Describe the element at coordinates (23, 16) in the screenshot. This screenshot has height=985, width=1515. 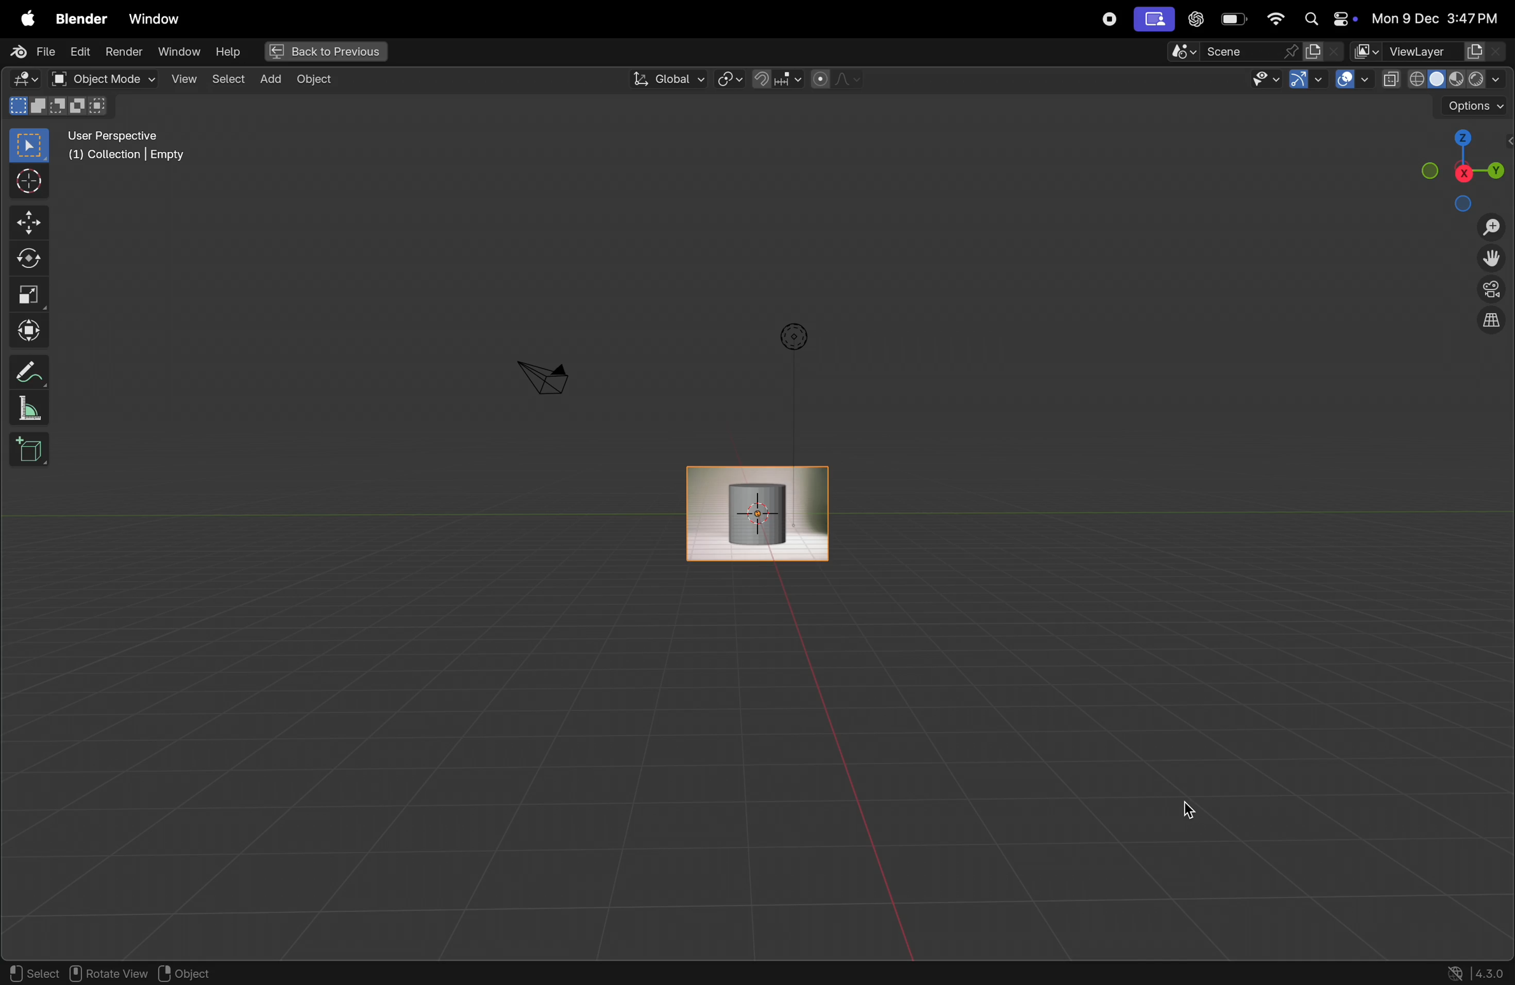
I see `Apple menu` at that location.